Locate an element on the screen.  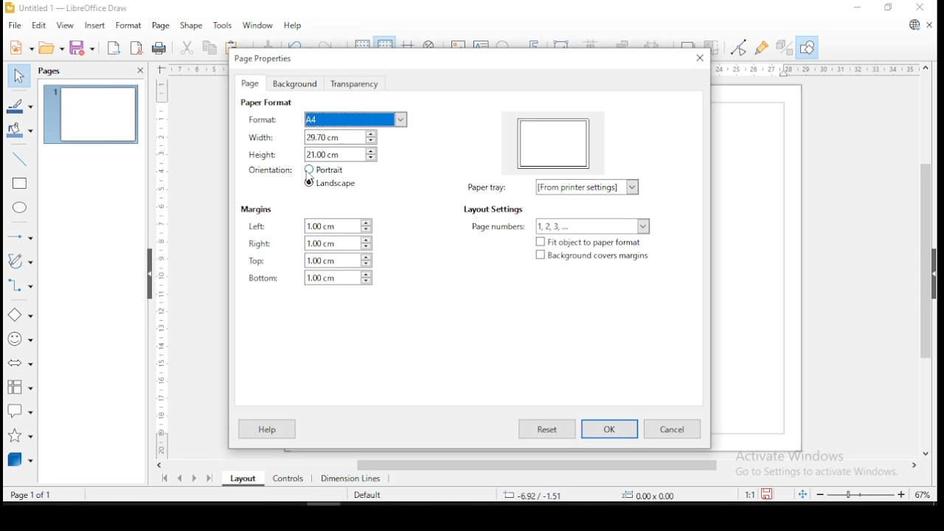
left margin settings is located at coordinates (310, 226).